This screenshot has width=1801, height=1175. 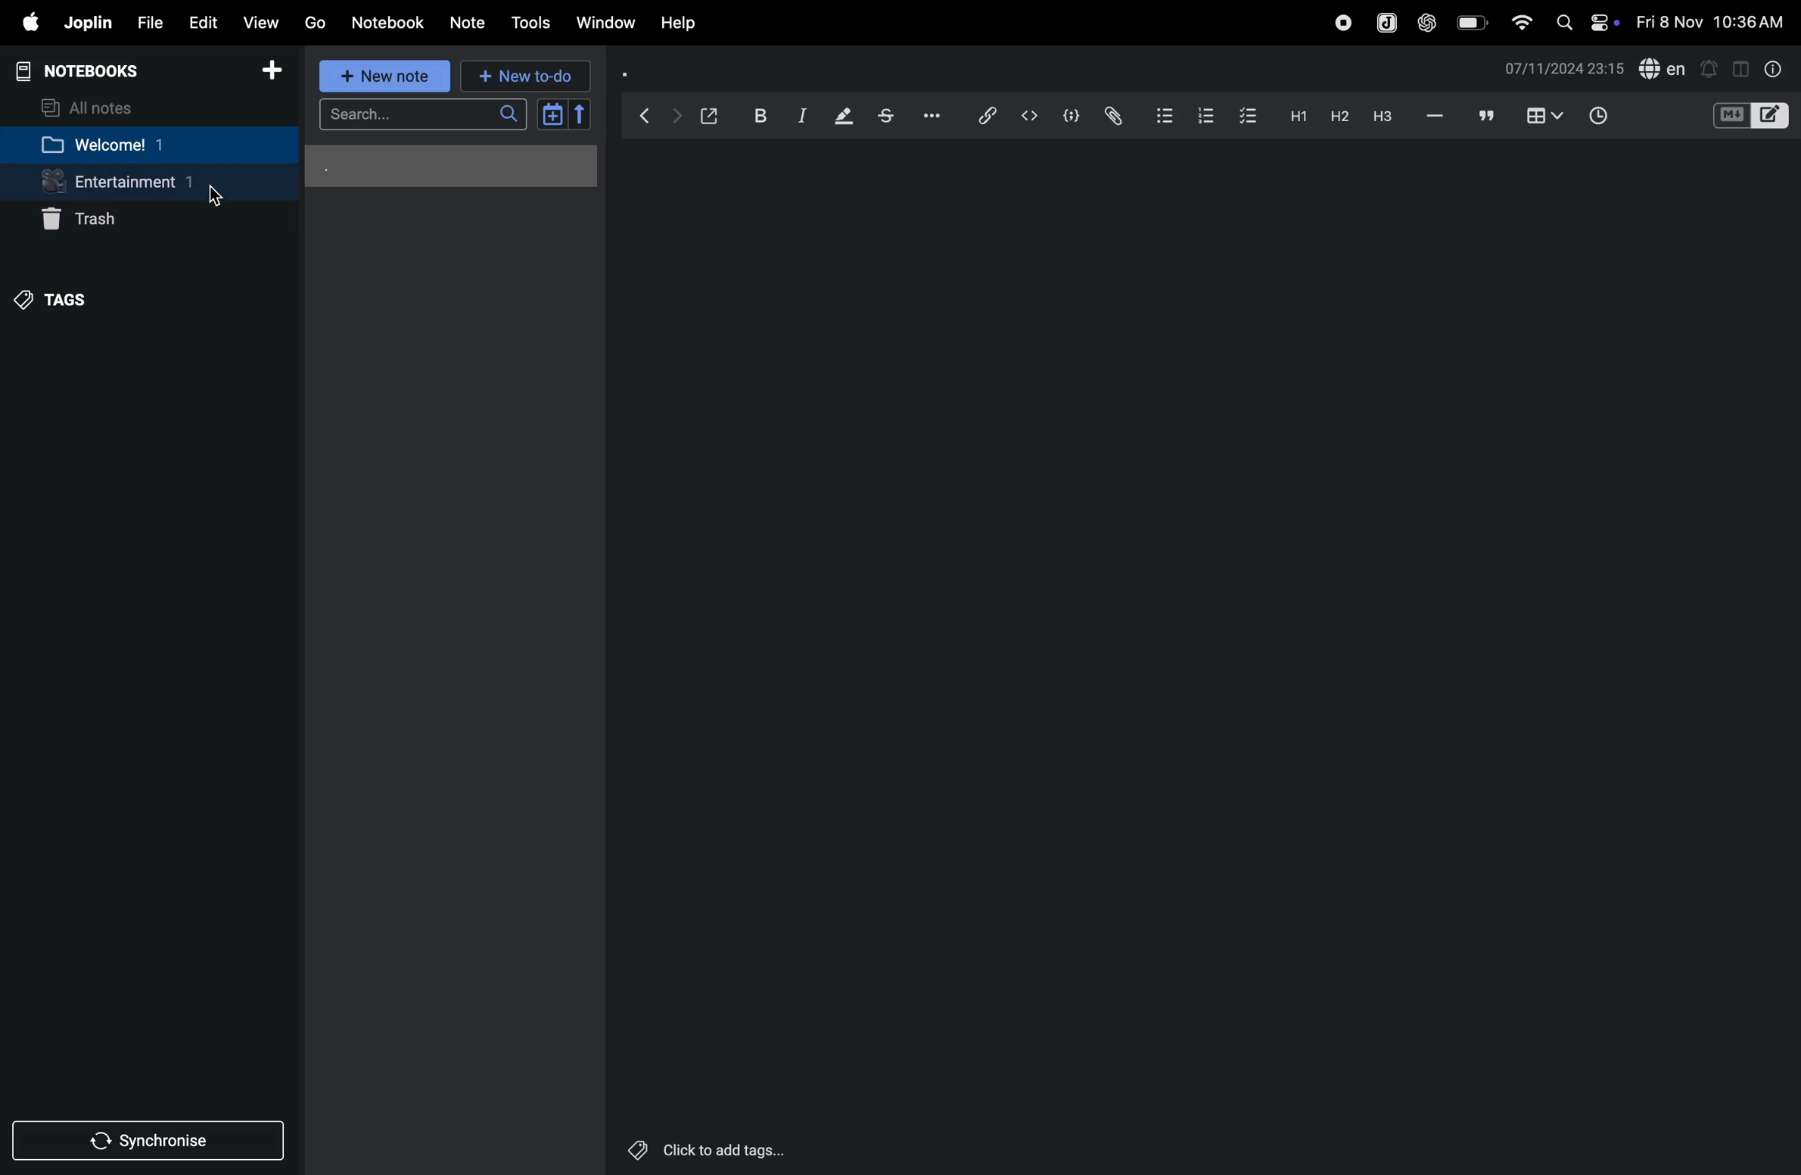 What do you see at coordinates (1158, 115) in the screenshot?
I see `bullet list` at bounding box center [1158, 115].